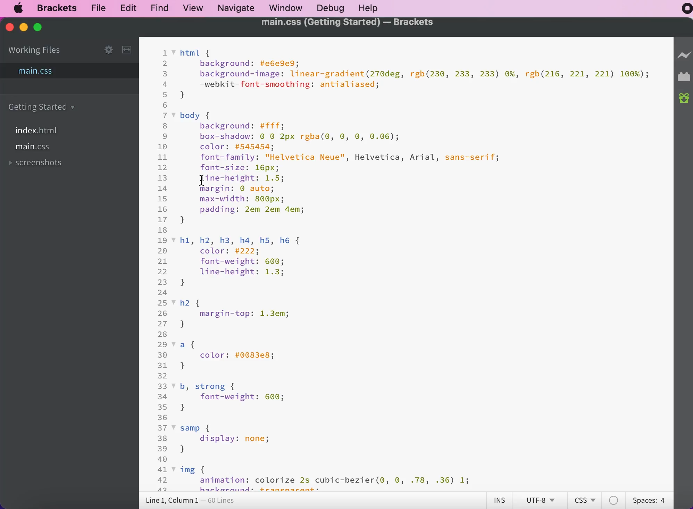  Describe the element at coordinates (164, 469) in the screenshot. I see `41` at that location.